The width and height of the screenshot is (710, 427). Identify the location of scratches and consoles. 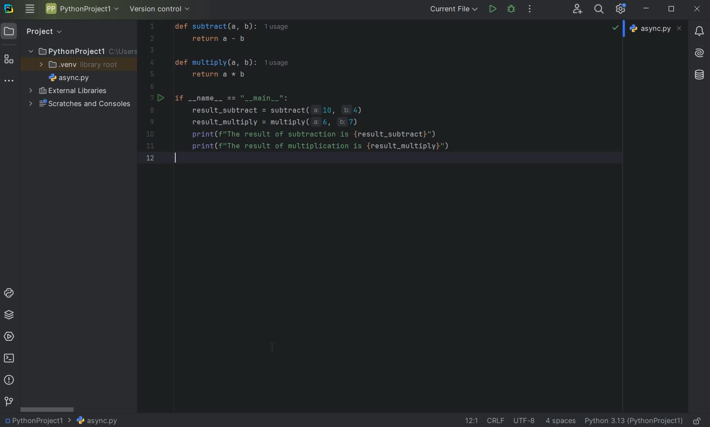
(82, 104).